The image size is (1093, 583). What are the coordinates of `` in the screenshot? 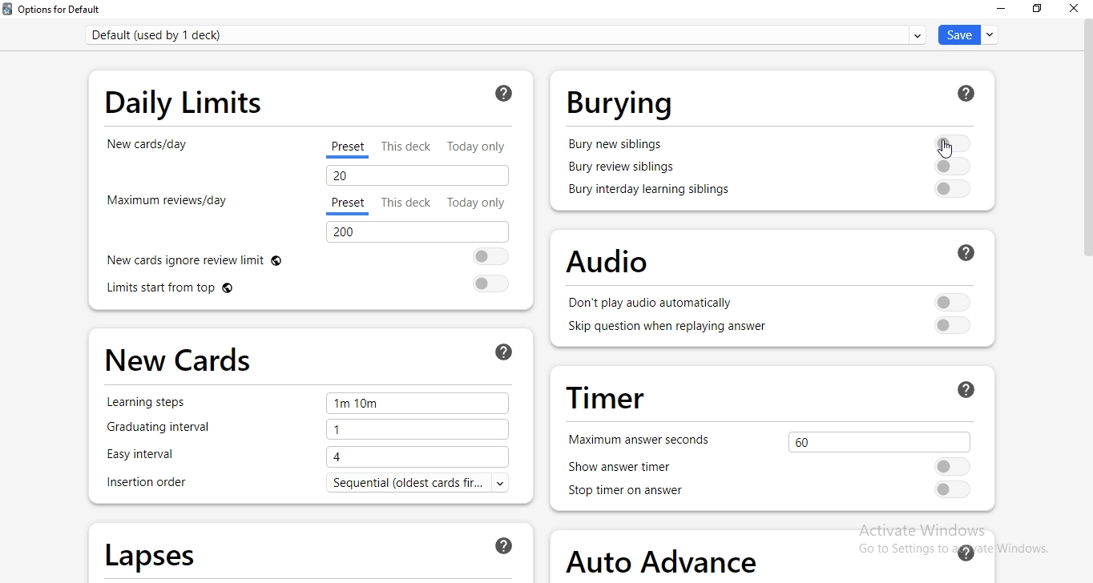 It's located at (966, 388).